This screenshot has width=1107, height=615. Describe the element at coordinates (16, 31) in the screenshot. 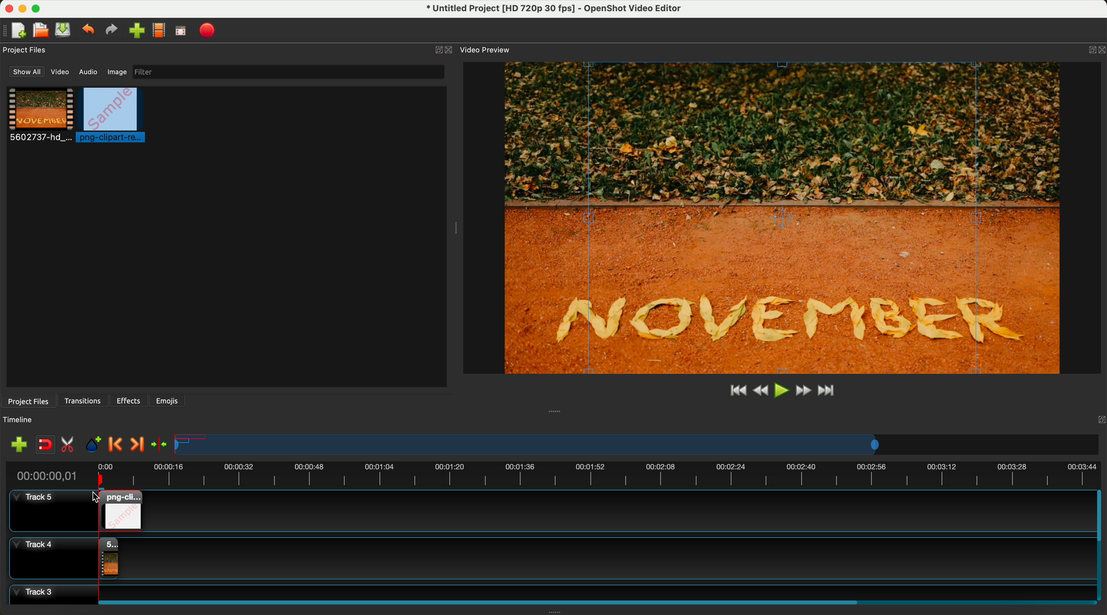

I see `new file` at that location.